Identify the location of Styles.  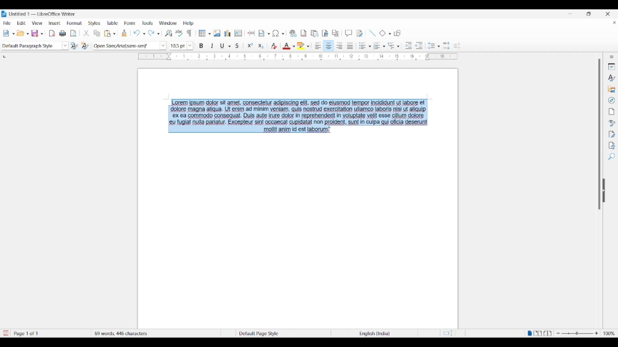
(611, 77).